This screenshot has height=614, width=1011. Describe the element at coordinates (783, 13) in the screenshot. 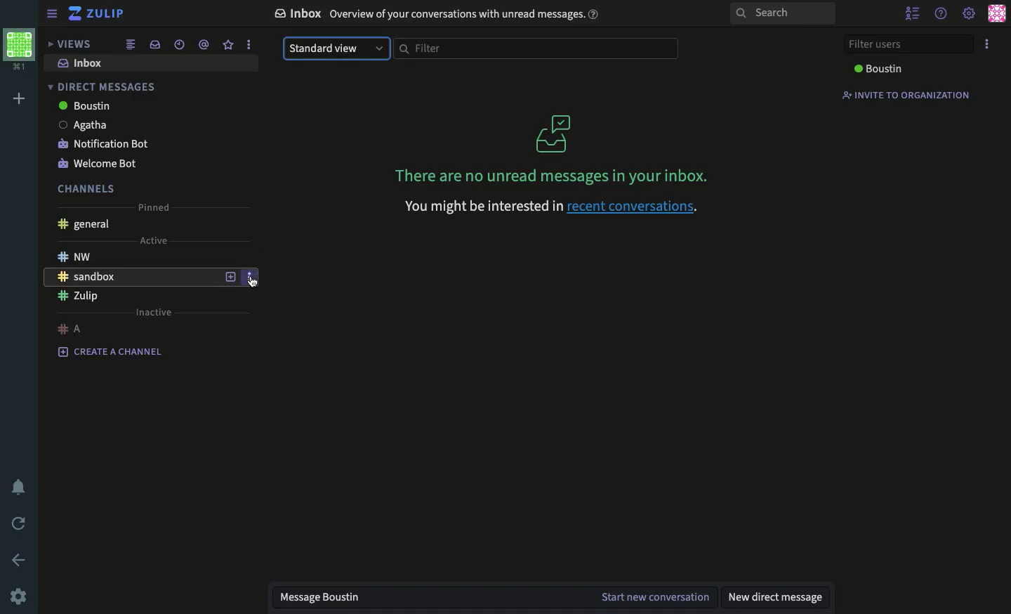

I see `Search` at that location.